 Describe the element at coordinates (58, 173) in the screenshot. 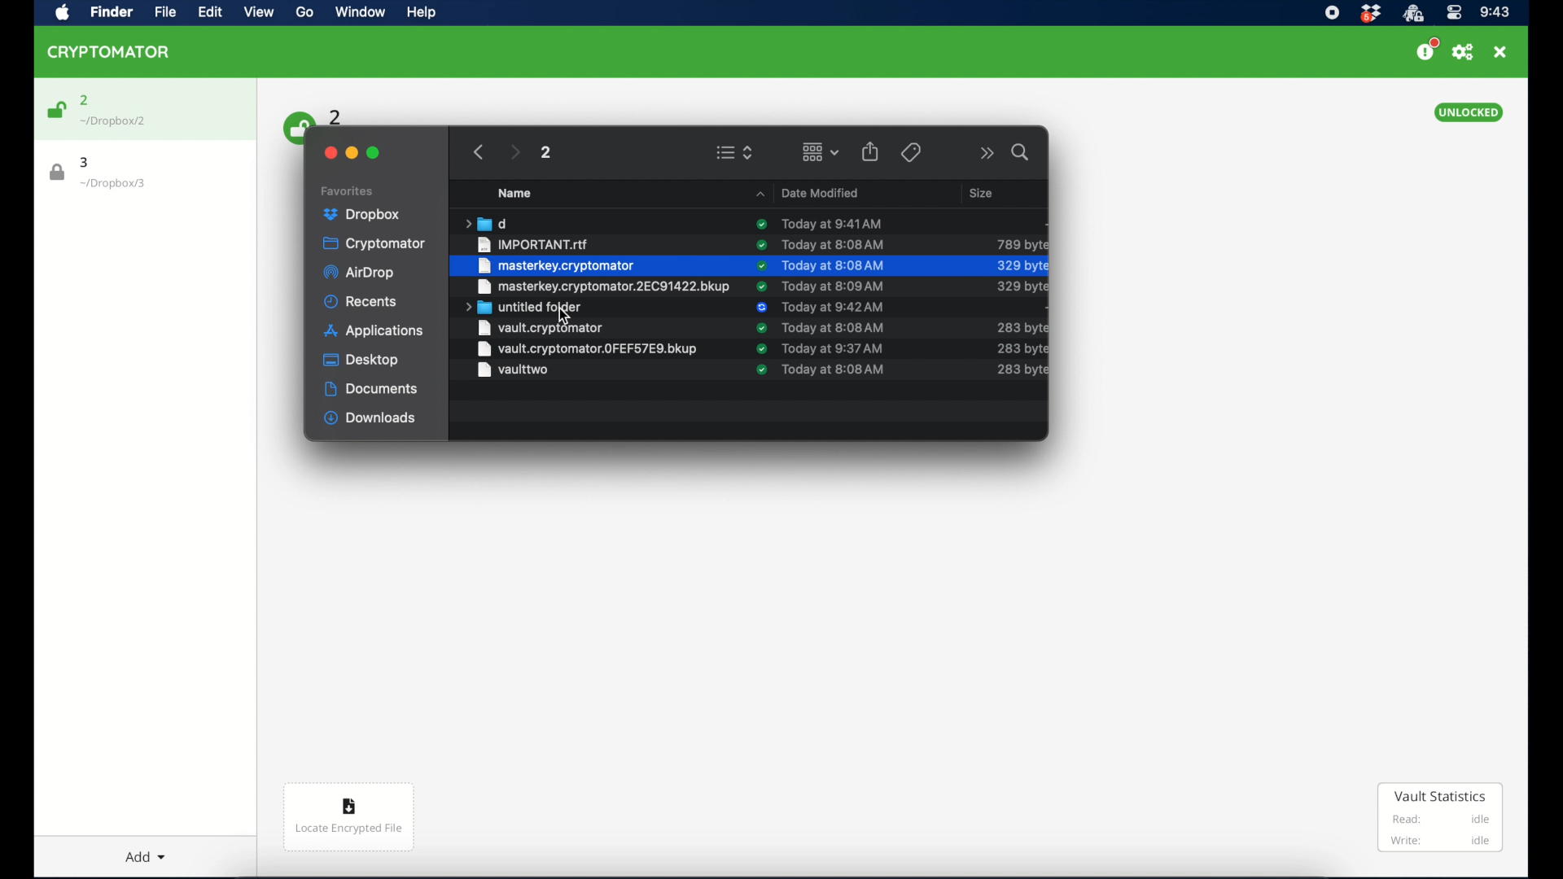

I see `lock icon` at that location.